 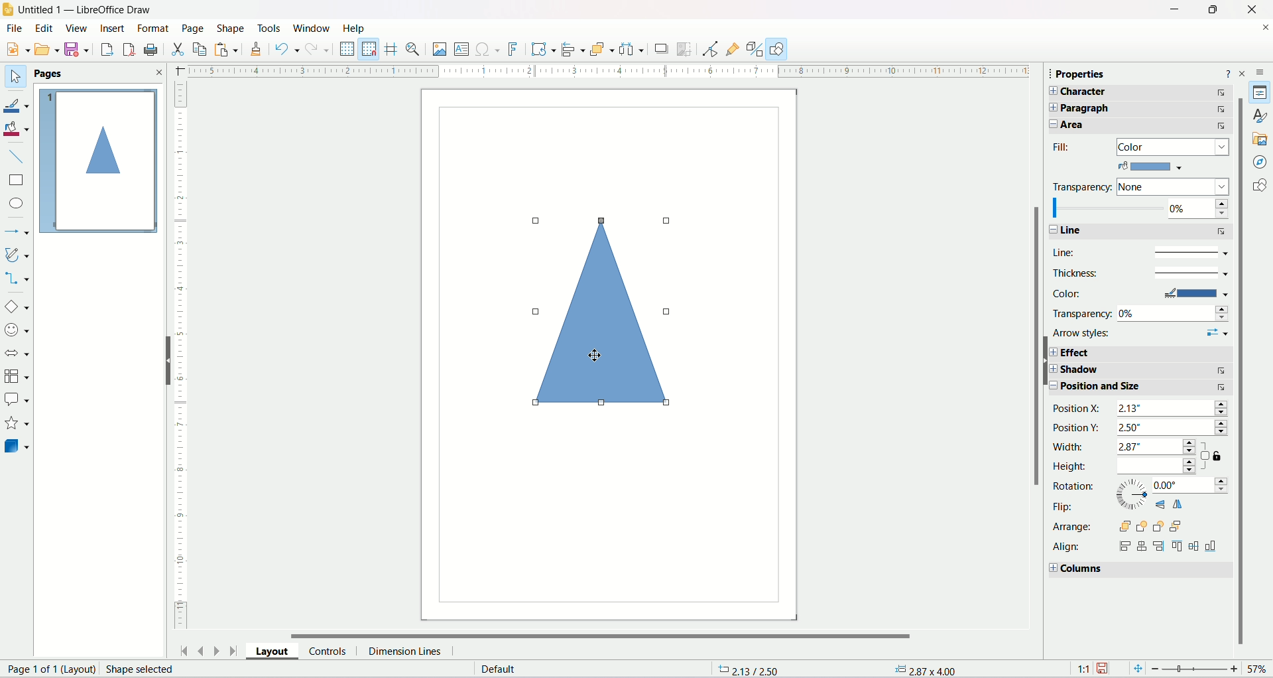 What do you see at coordinates (1262, 70) in the screenshot?
I see `Sidebar settings` at bounding box center [1262, 70].